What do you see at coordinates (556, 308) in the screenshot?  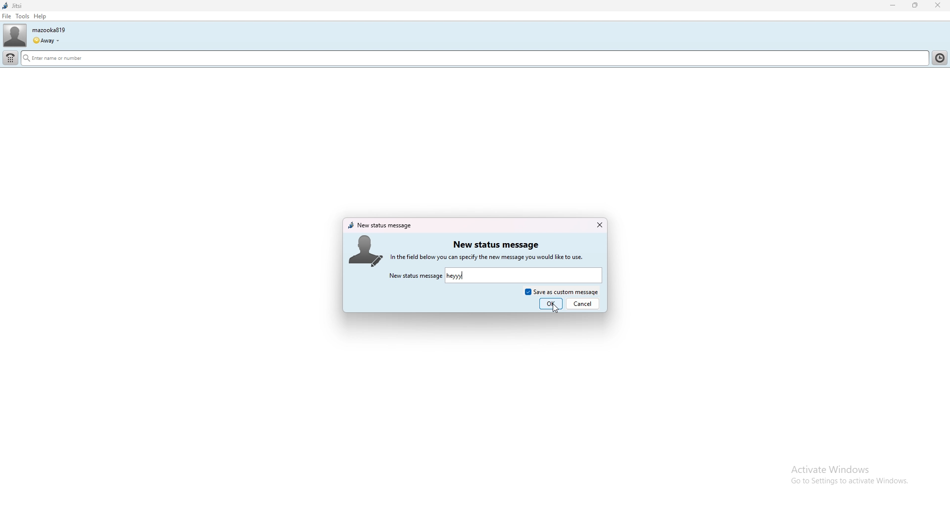 I see `cursor` at bounding box center [556, 308].